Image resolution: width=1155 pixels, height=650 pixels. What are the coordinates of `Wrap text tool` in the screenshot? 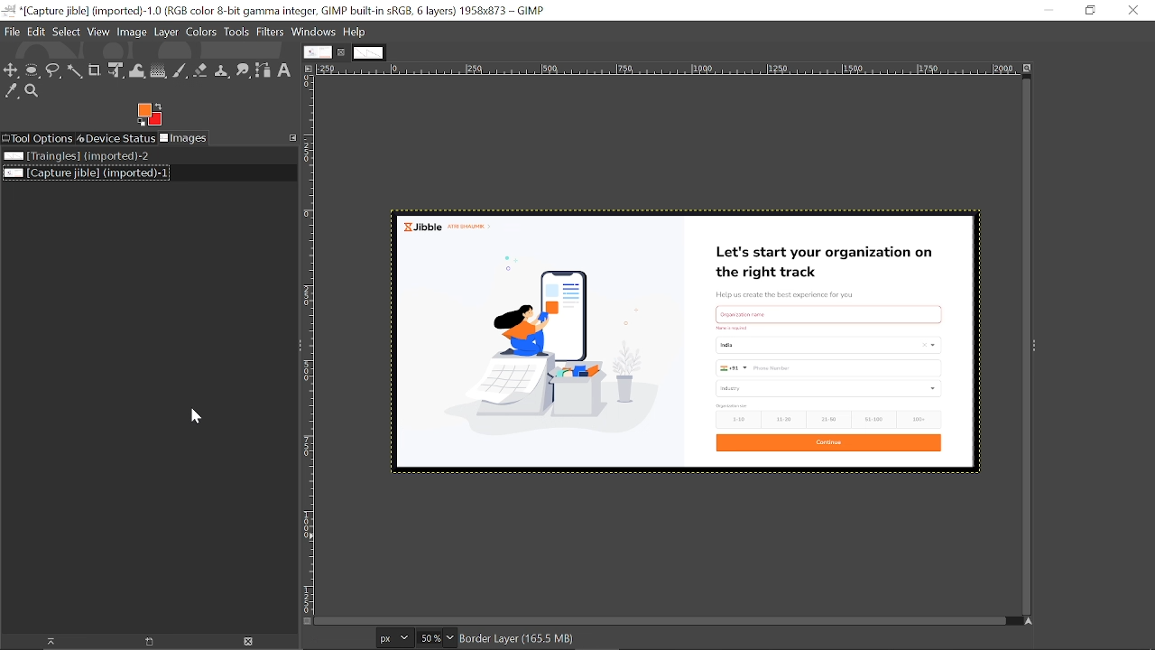 It's located at (137, 70).